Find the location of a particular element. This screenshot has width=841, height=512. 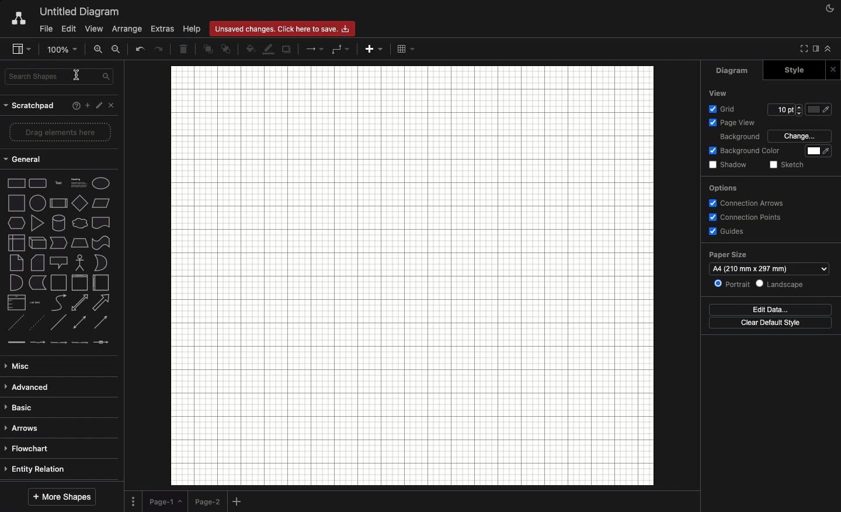

Zoom out is located at coordinates (117, 49).